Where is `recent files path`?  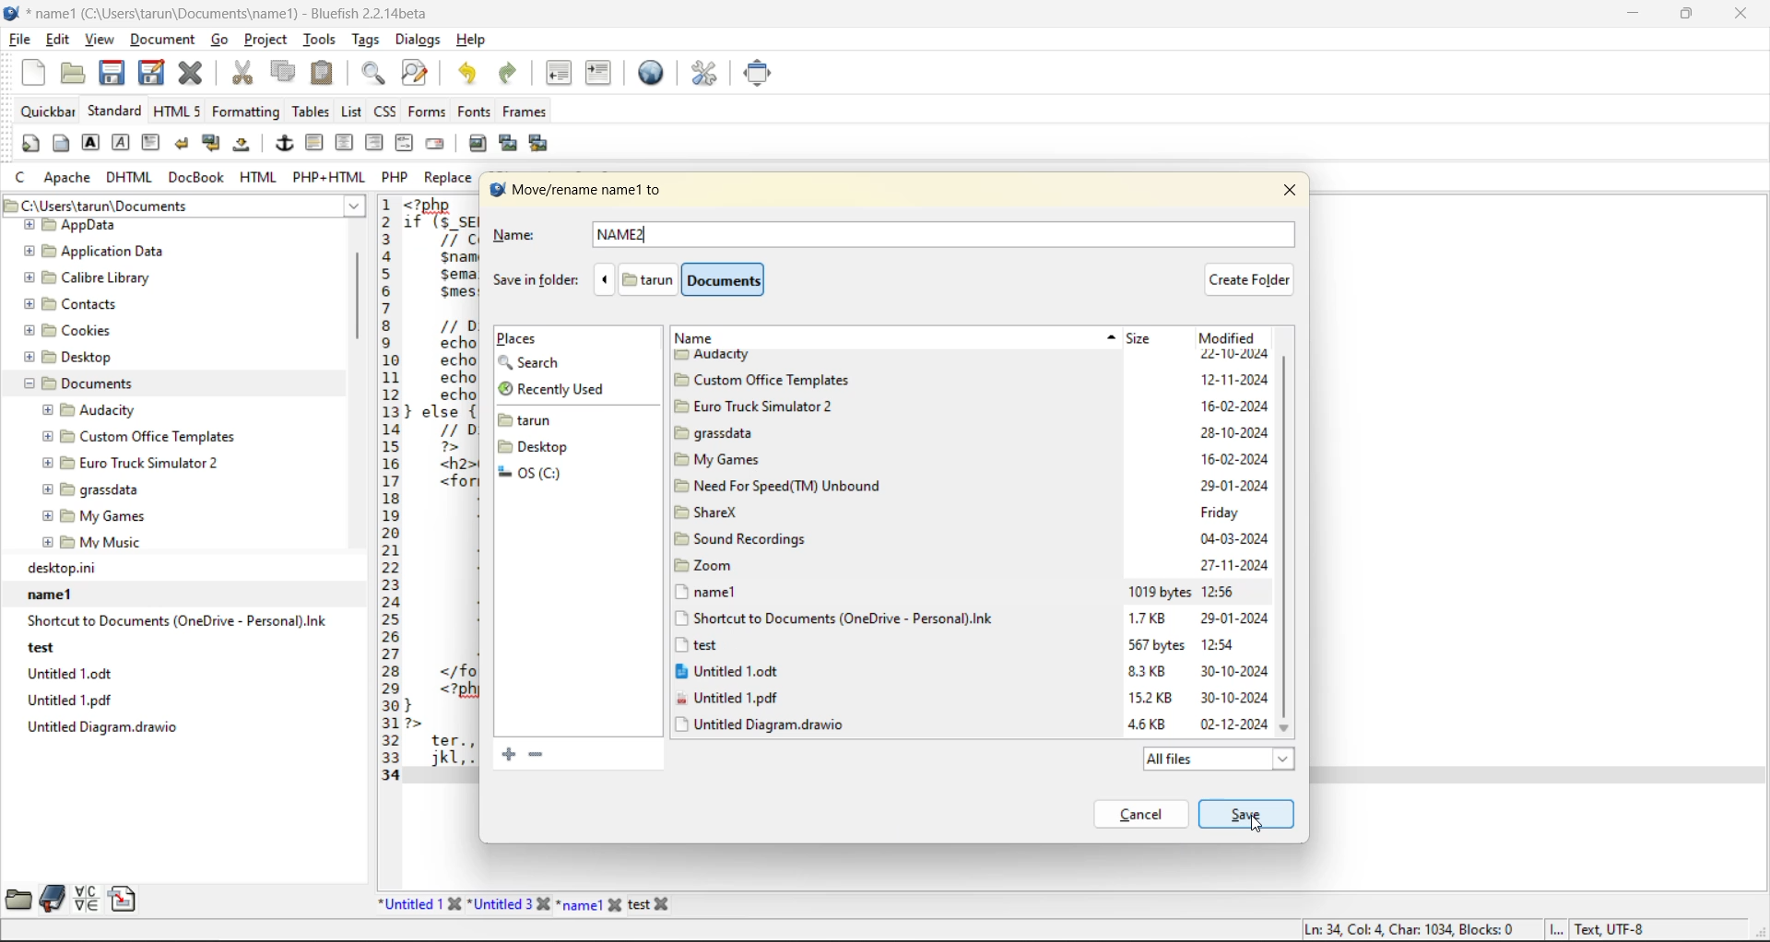
recent files path is located at coordinates (174, 650).